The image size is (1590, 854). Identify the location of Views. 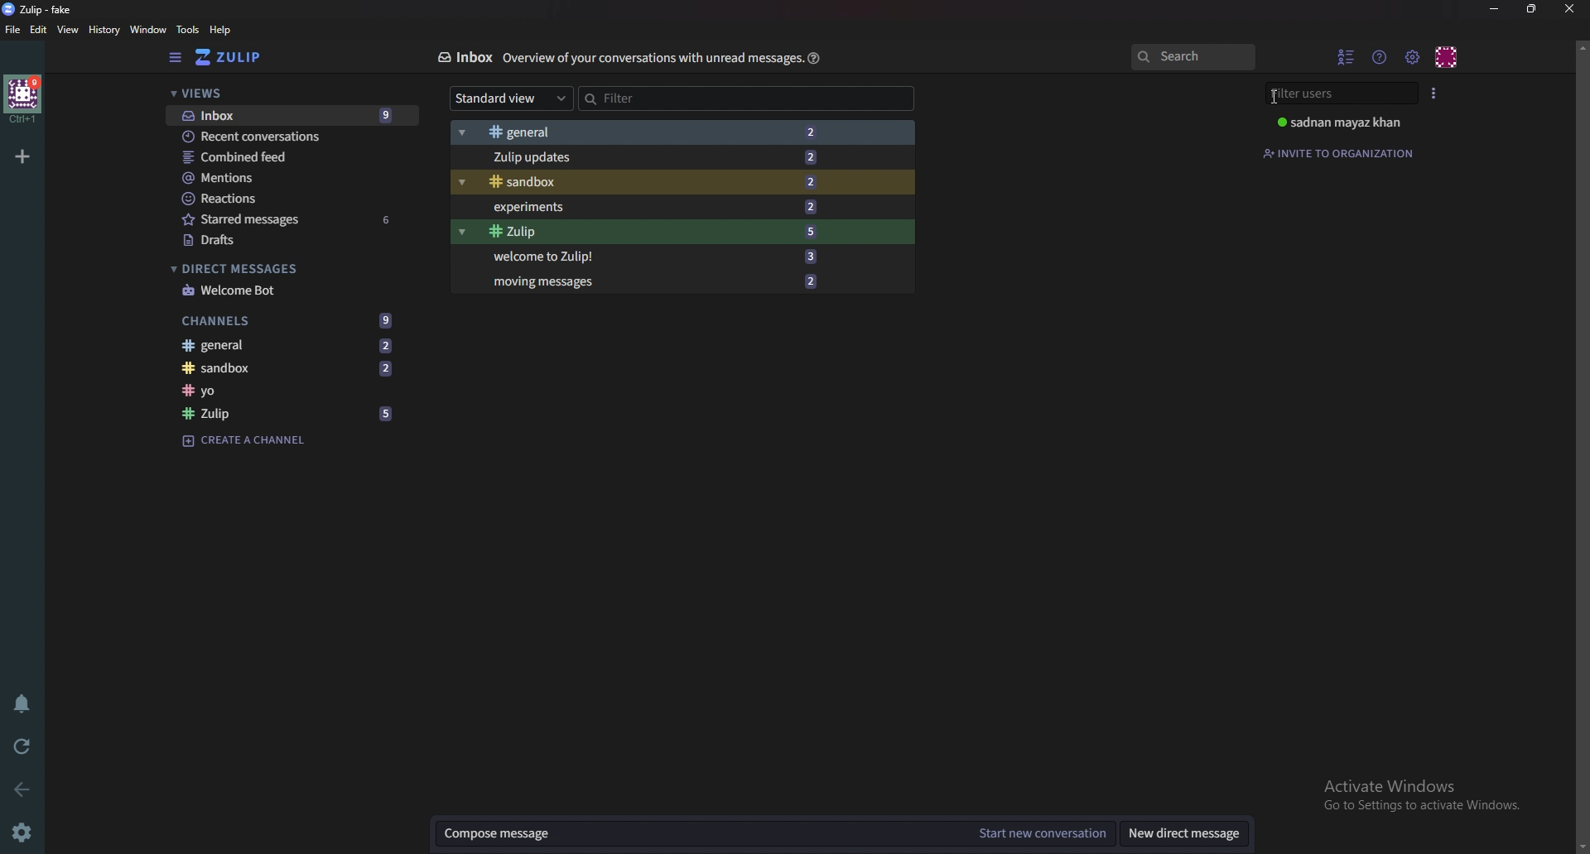
(282, 94).